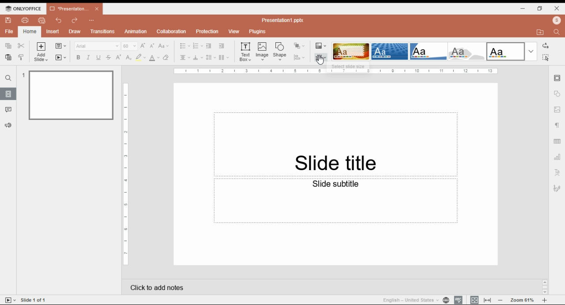 The image size is (565, 305). I want to click on Arial, so click(97, 46).